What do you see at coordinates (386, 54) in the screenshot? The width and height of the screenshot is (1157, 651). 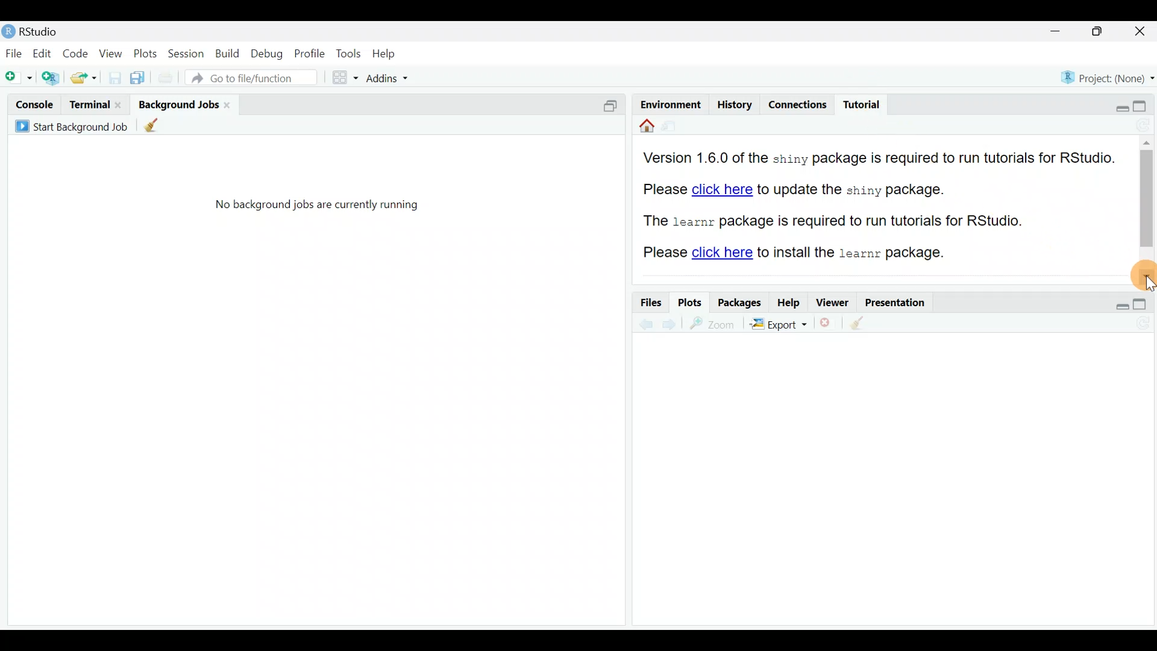 I see `Help` at bounding box center [386, 54].